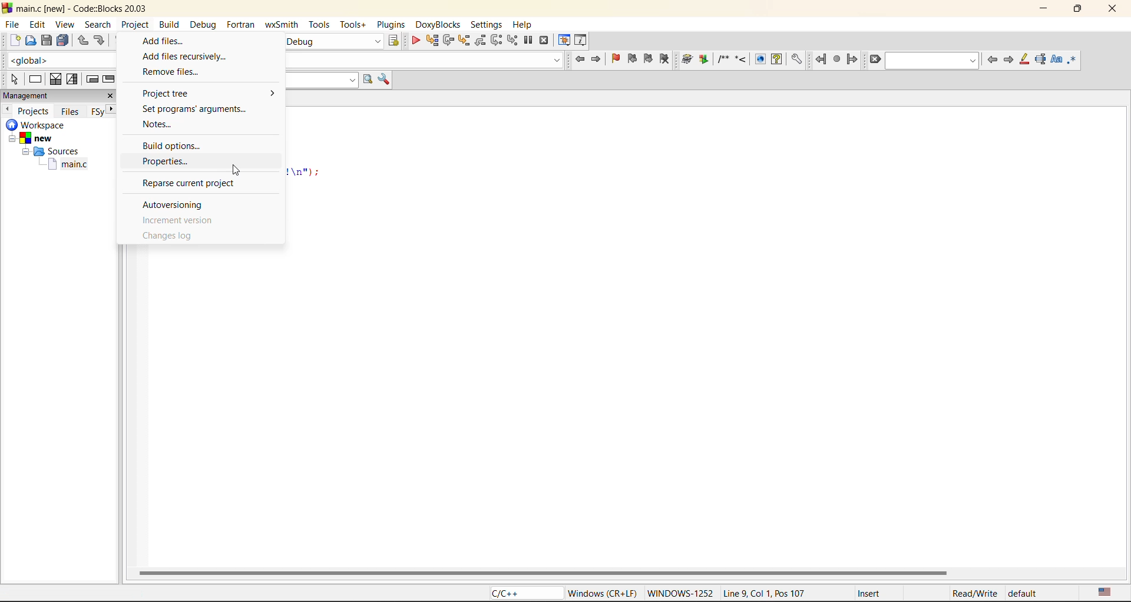 This screenshot has height=602, width=1131. I want to click on close, so click(1113, 8).